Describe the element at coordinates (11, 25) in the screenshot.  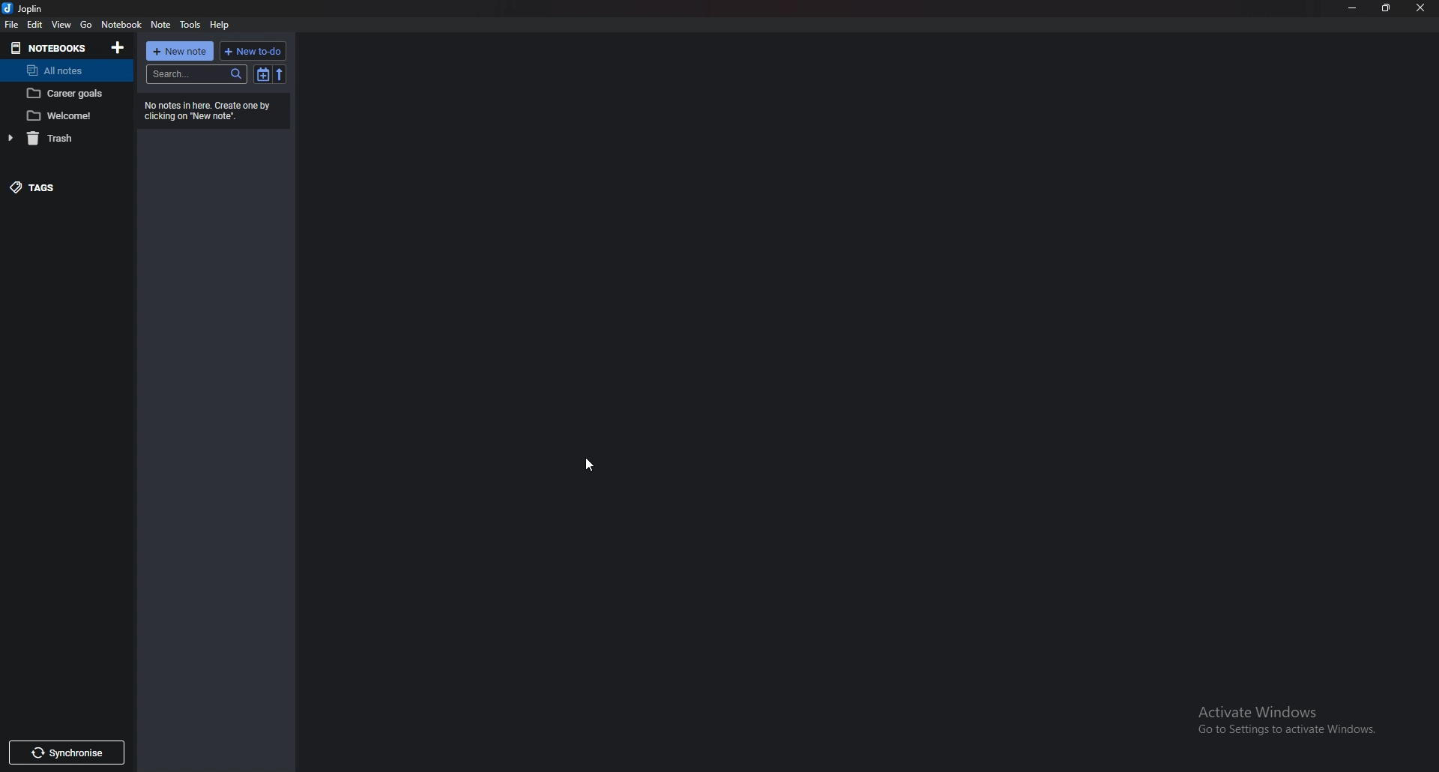
I see `file` at that location.